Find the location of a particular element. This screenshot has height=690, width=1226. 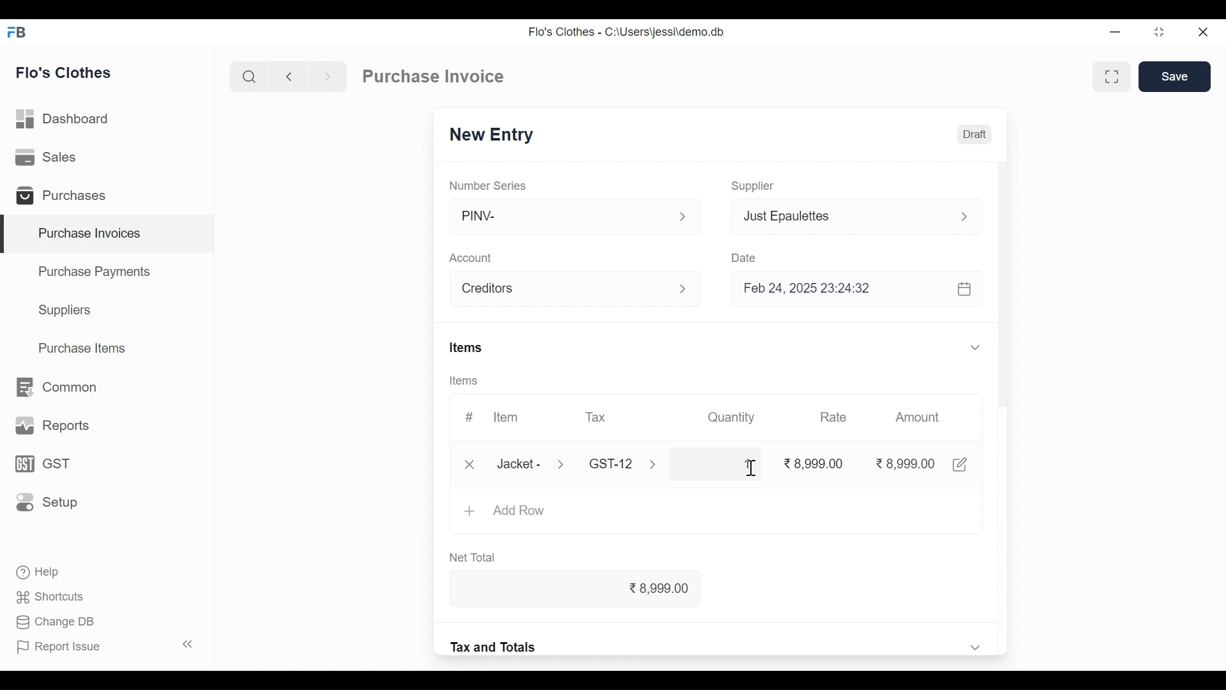

8,999.00 is located at coordinates (904, 463).